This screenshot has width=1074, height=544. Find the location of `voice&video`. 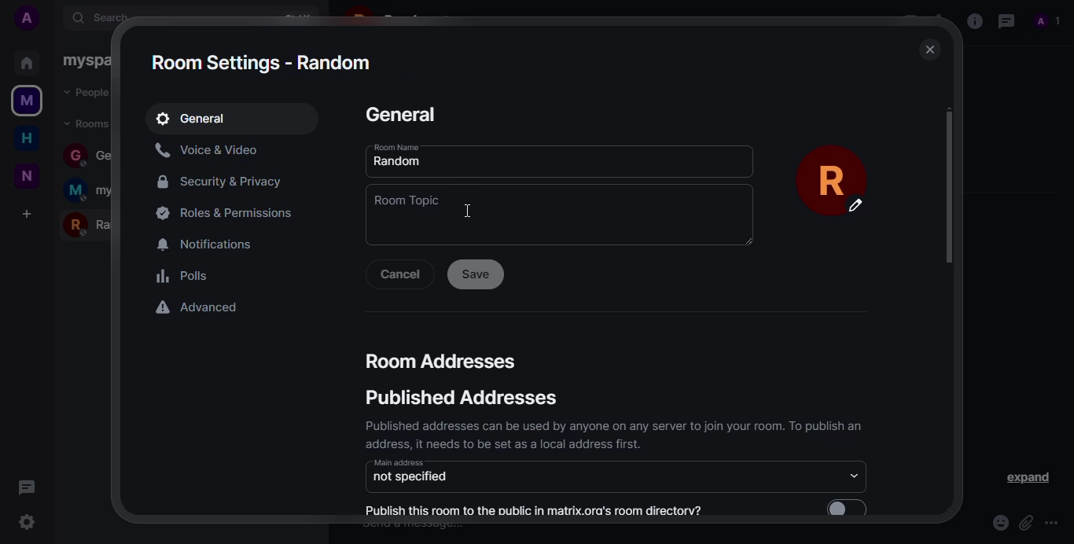

voice&video is located at coordinates (211, 149).